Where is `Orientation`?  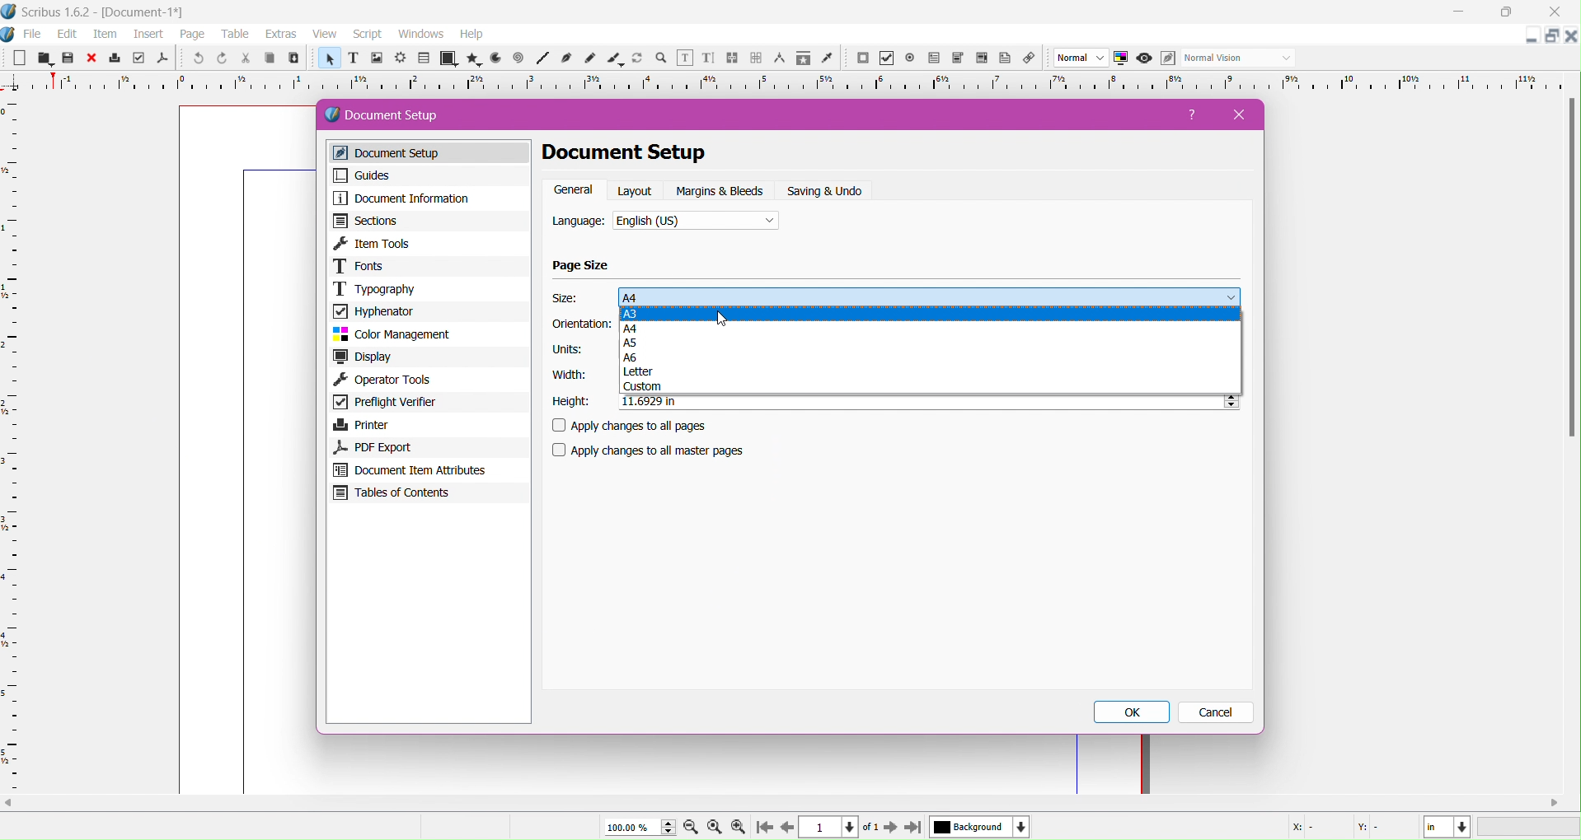 Orientation is located at coordinates (582, 325).